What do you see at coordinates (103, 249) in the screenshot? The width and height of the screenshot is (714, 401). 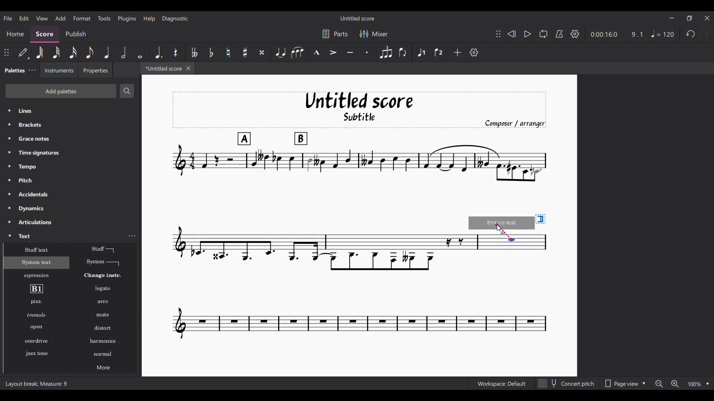 I see `Staff text line` at bounding box center [103, 249].